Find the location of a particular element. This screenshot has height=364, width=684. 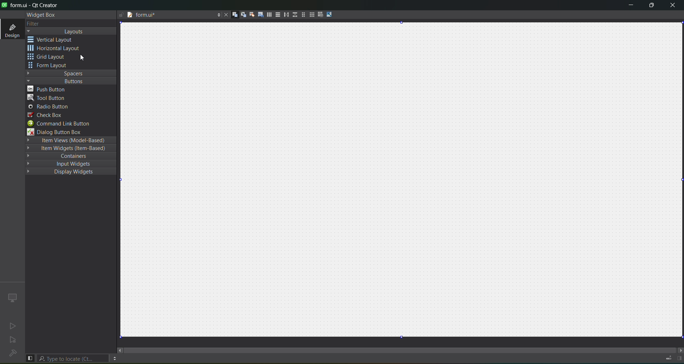

radio button is located at coordinates (48, 107).